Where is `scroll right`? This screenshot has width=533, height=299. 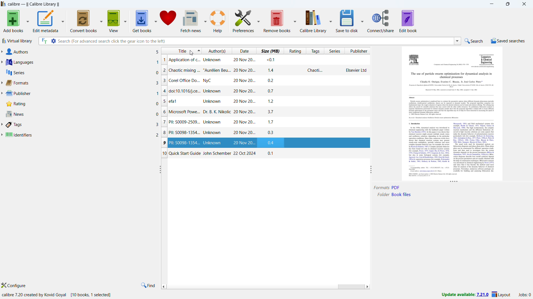
scroll right is located at coordinates (368, 287).